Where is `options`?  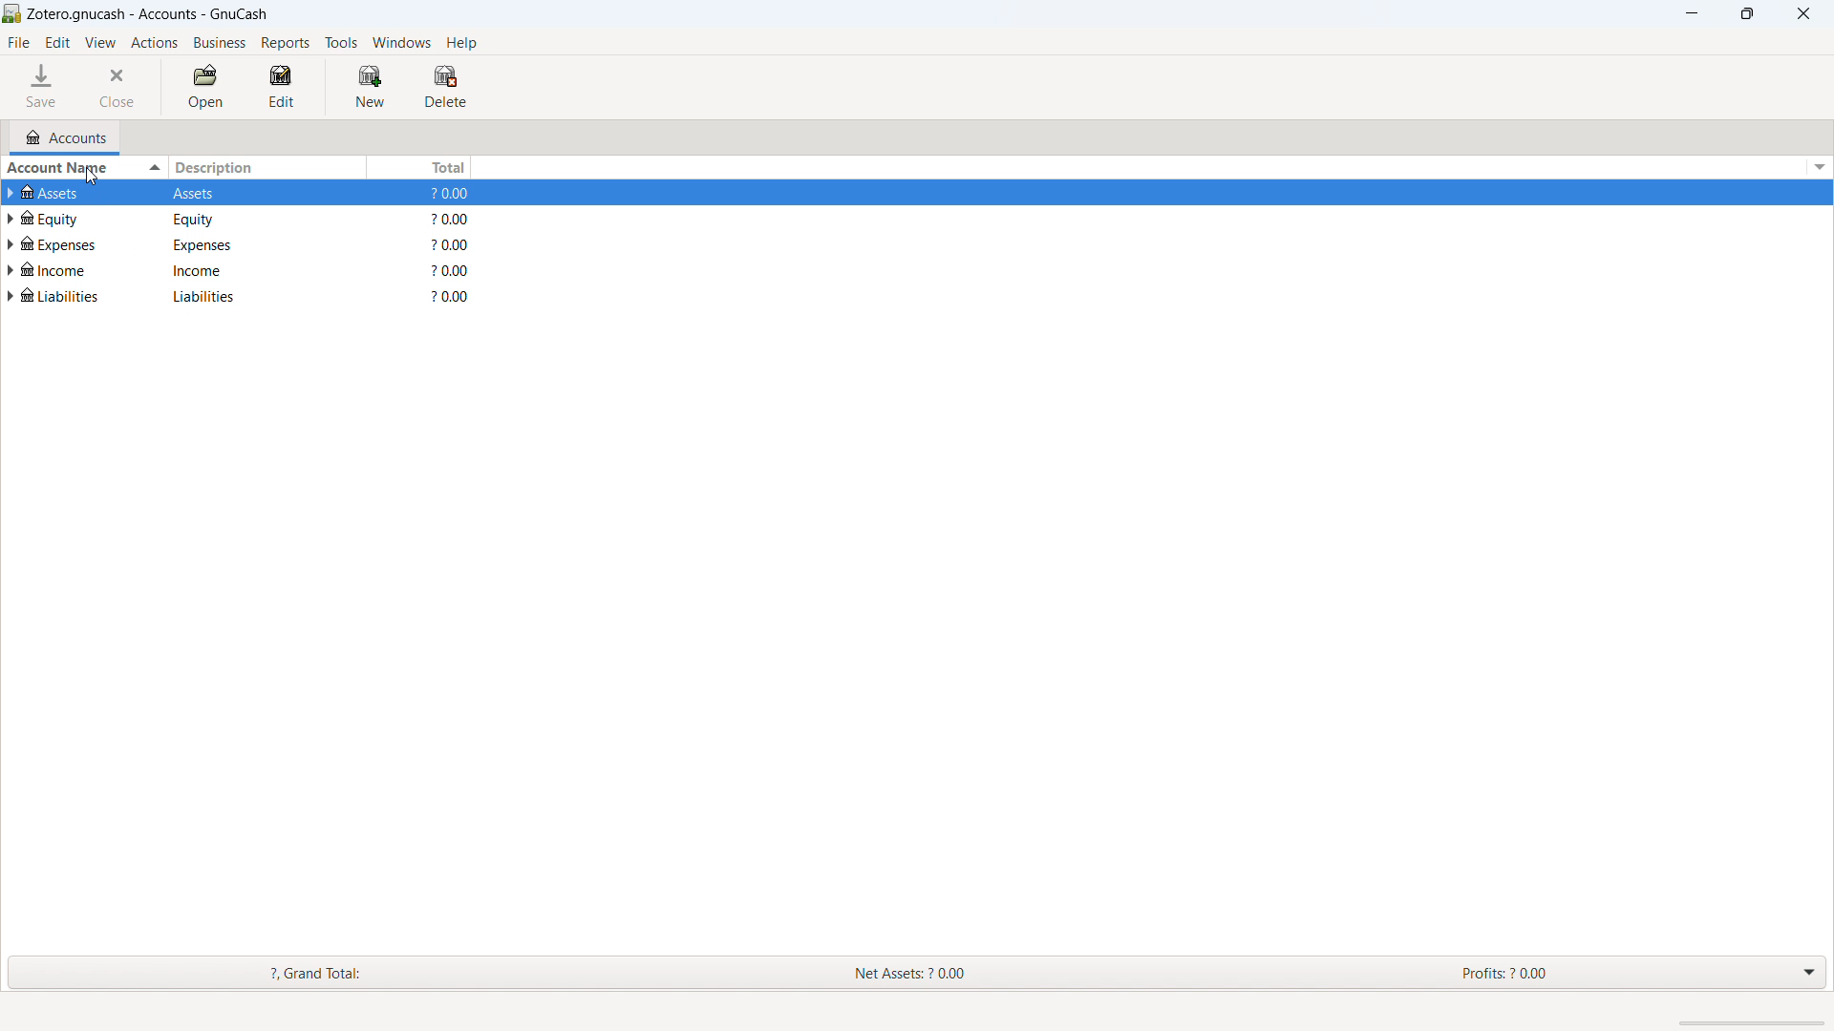 options is located at coordinates (1818, 167).